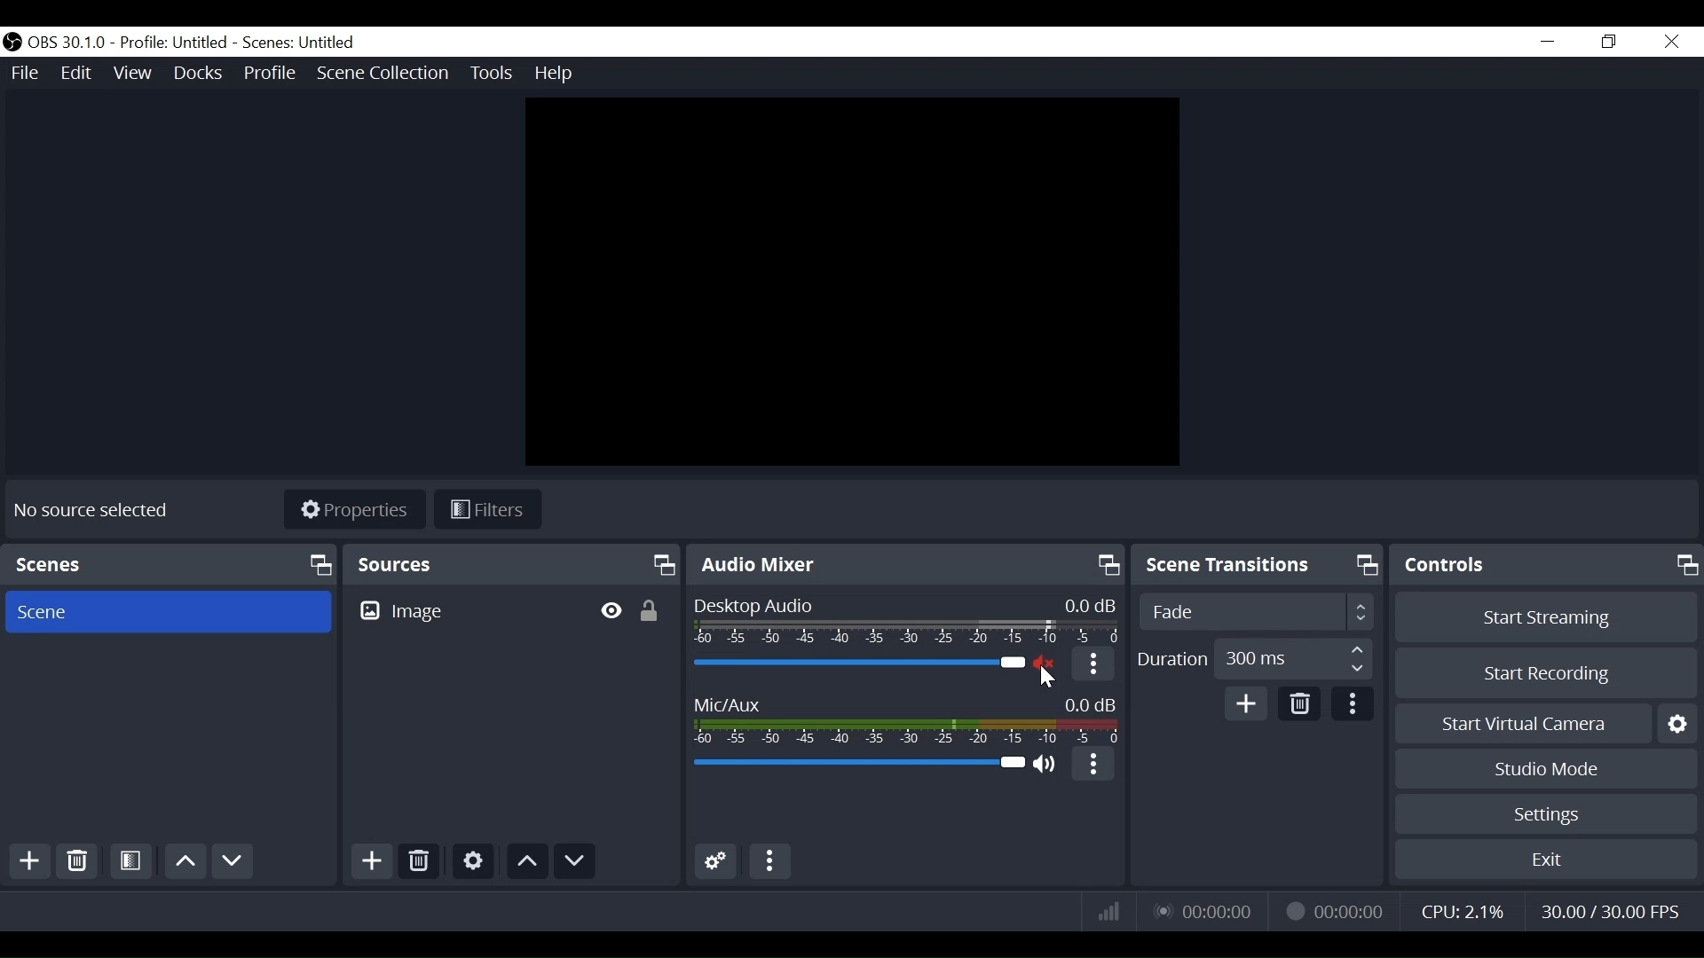  I want to click on No source selected, so click(93, 510).